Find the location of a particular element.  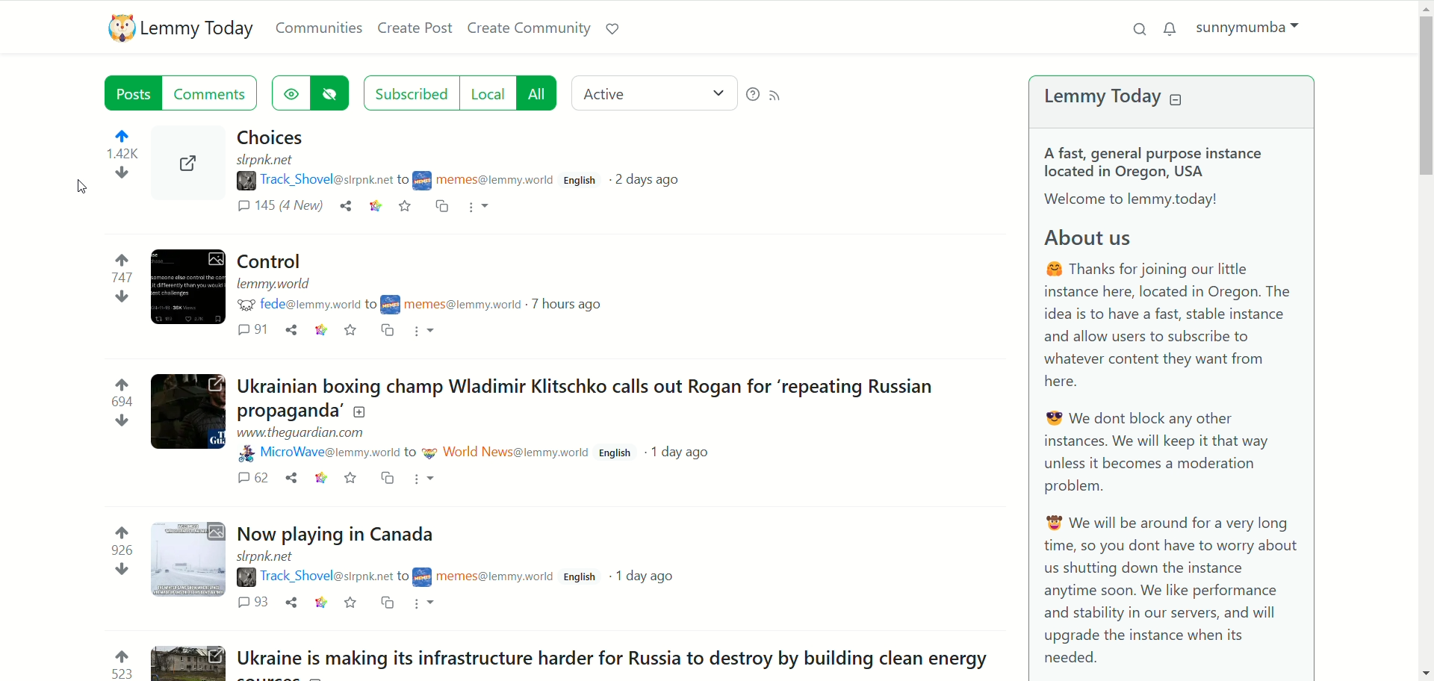

poster image is located at coordinates (245, 579).